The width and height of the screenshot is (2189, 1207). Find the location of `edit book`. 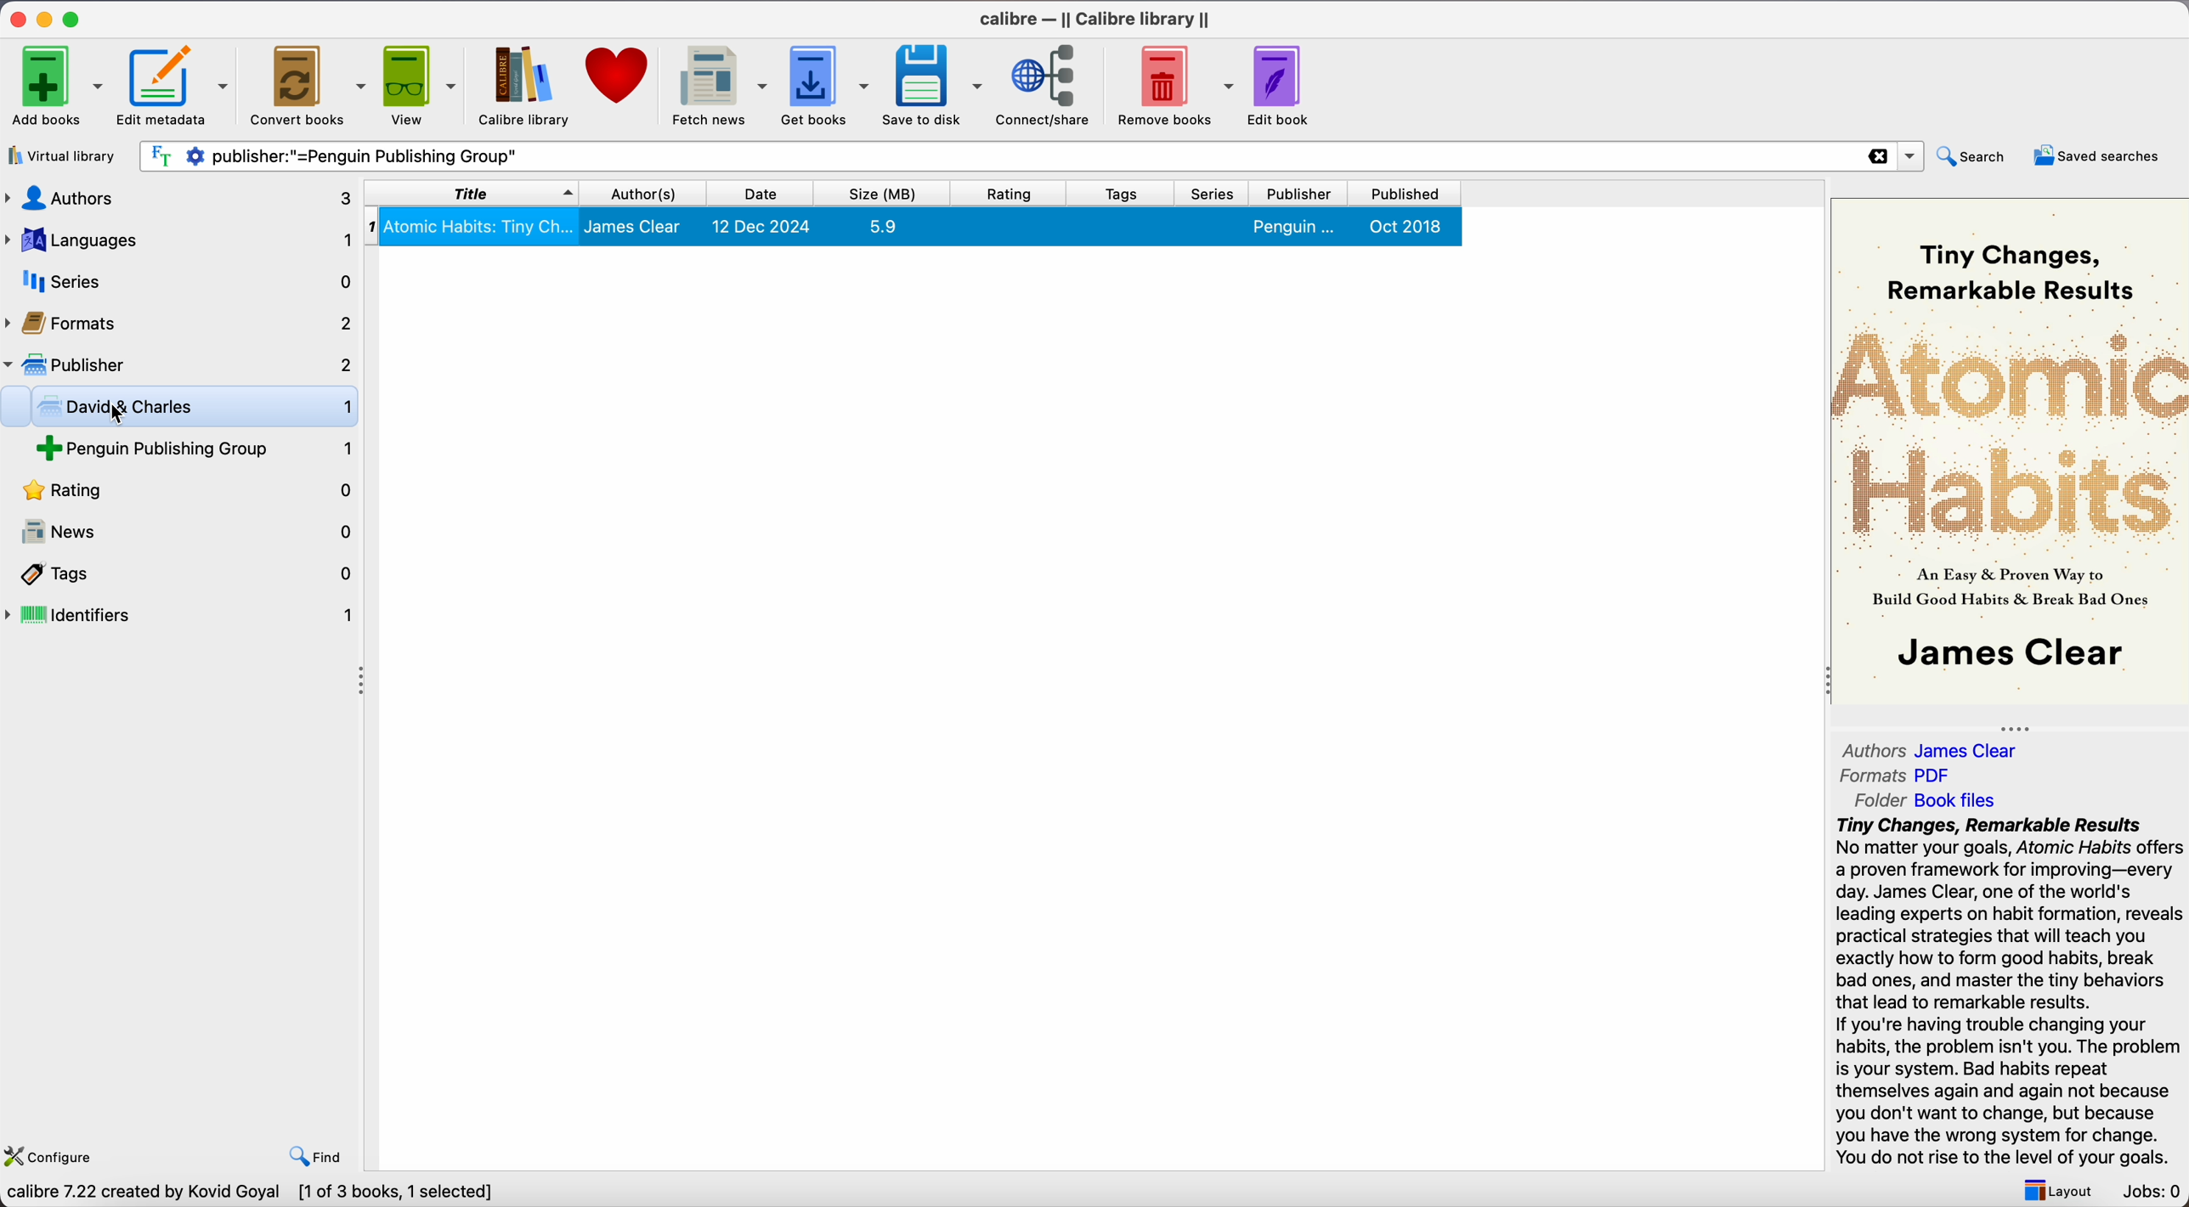

edit book is located at coordinates (1285, 85).